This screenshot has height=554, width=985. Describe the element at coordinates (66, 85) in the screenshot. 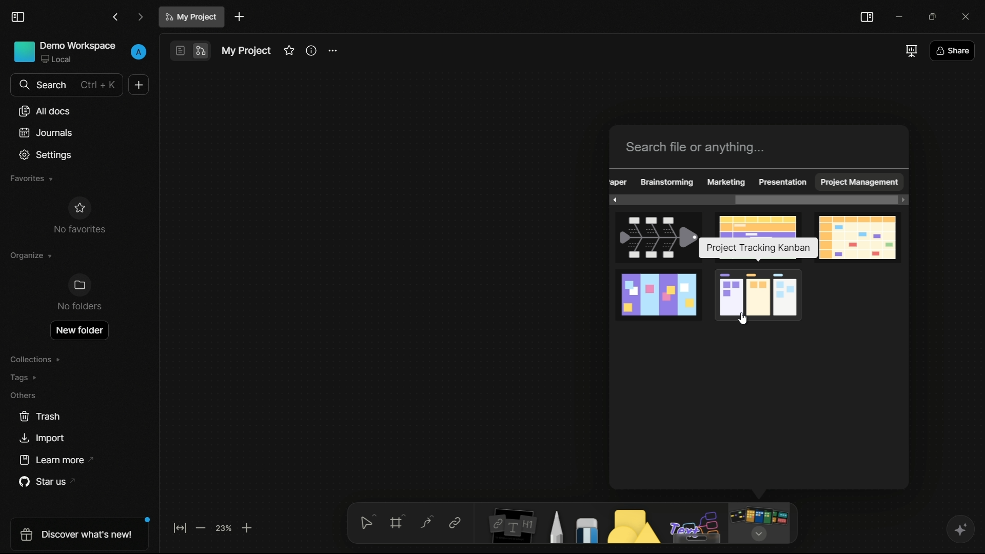

I see `search bar` at that location.